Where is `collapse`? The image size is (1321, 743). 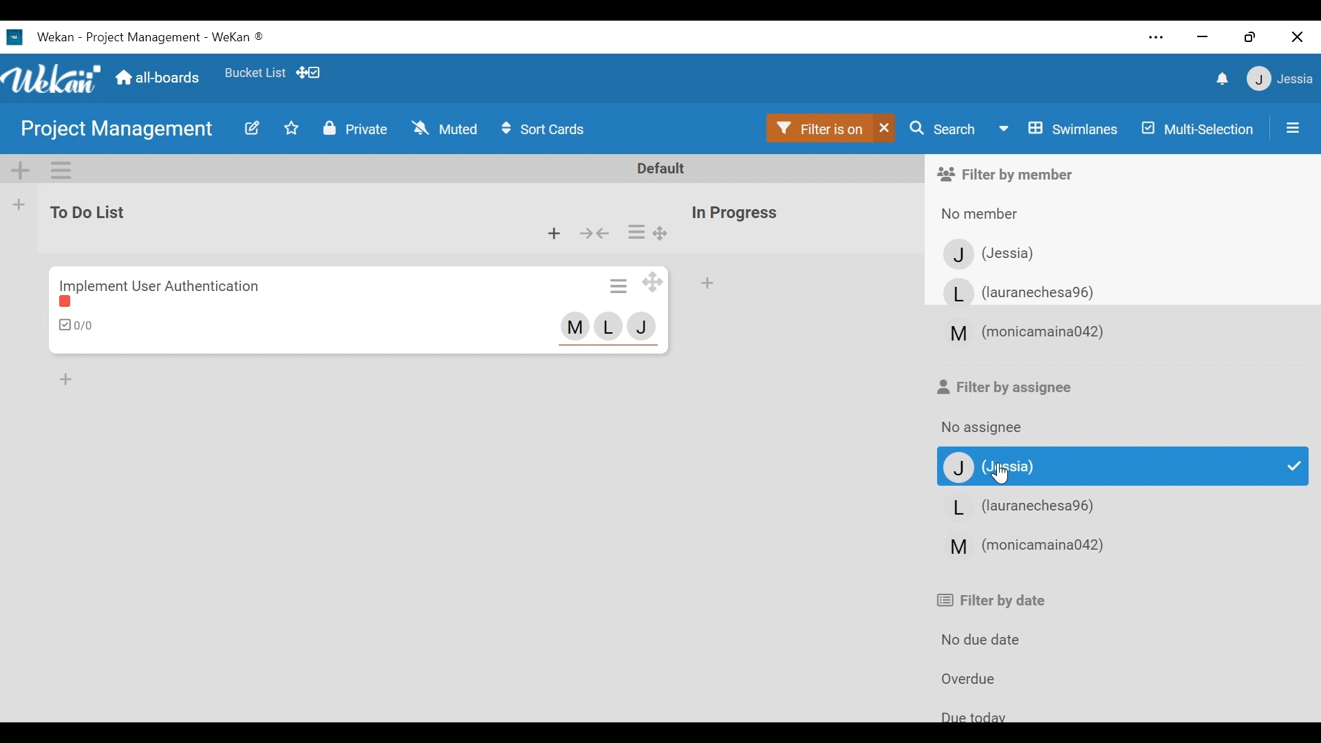
collapse is located at coordinates (594, 234).